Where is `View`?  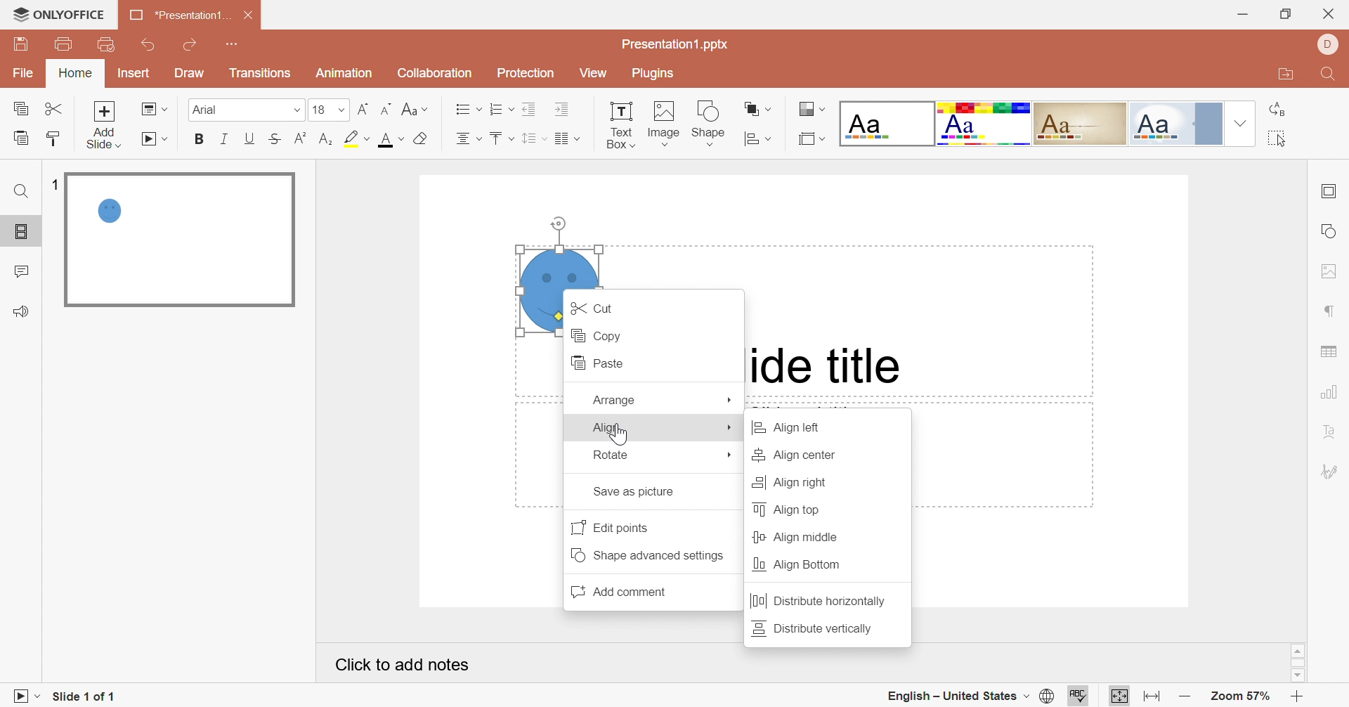
View is located at coordinates (592, 74).